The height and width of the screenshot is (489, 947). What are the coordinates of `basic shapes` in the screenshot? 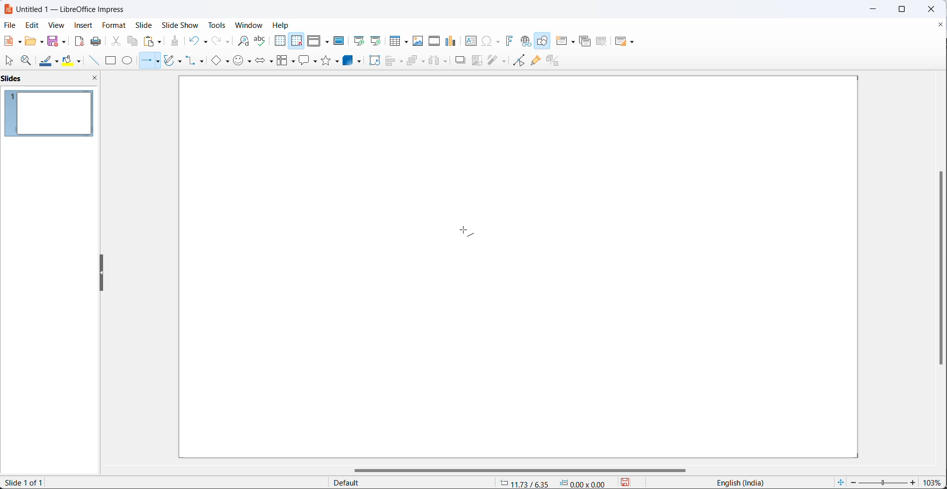 It's located at (219, 61).